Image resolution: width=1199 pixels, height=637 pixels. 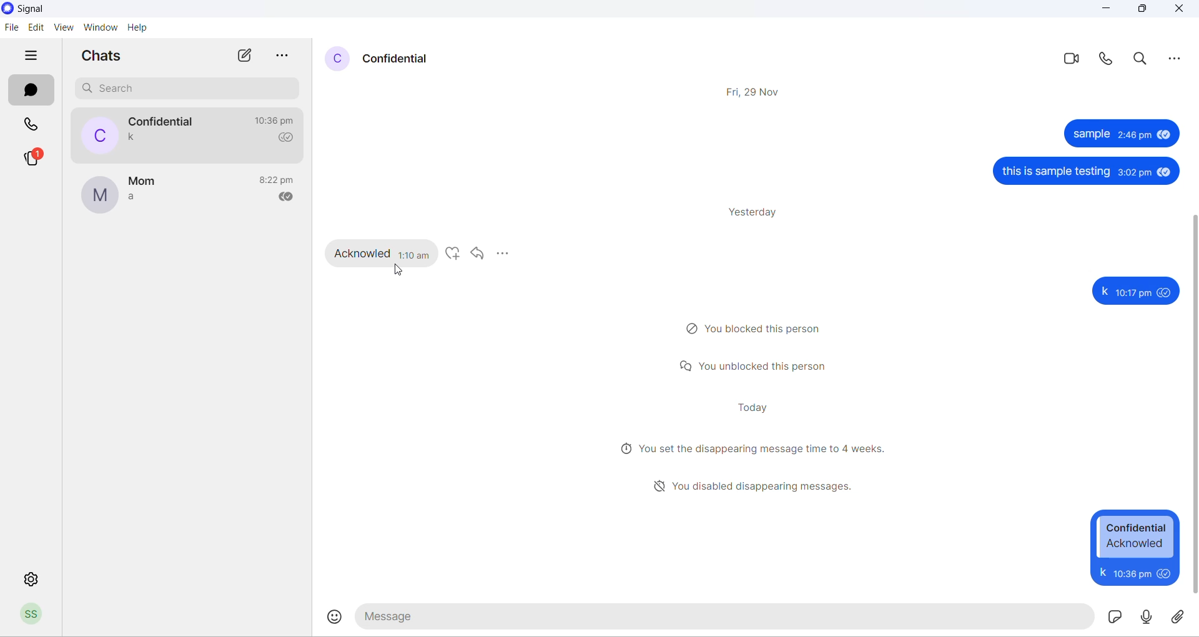 I want to click on edit, so click(x=36, y=28).